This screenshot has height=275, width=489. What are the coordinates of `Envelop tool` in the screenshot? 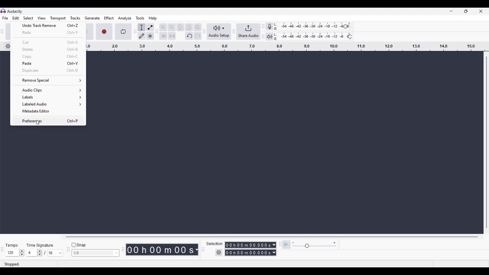 It's located at (150, 27).